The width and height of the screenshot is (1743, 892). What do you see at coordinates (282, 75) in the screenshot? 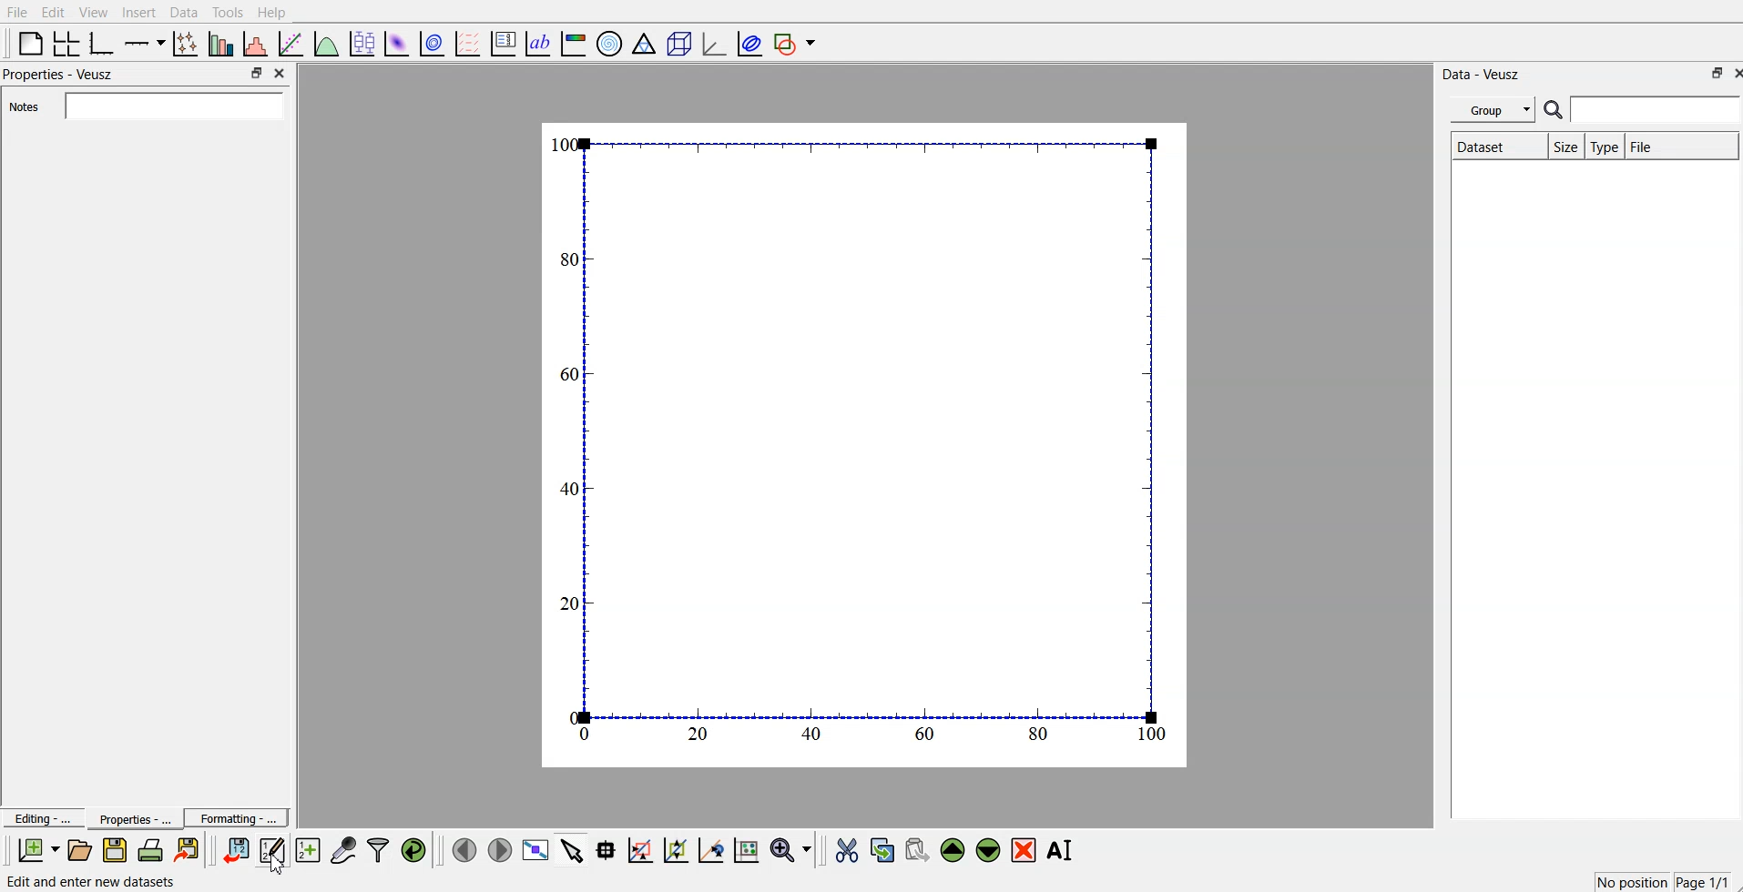
I see `Close` at bounding box center [282, 75].